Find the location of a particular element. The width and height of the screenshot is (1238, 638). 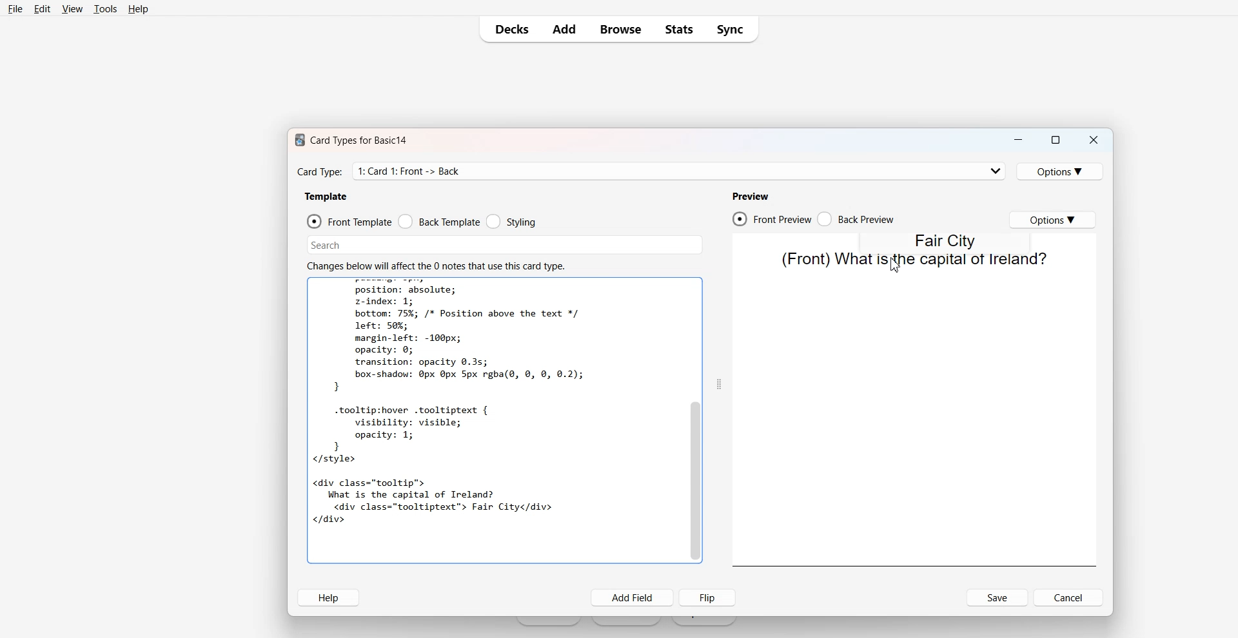

Drag handle is located at coordinates (720, 383).